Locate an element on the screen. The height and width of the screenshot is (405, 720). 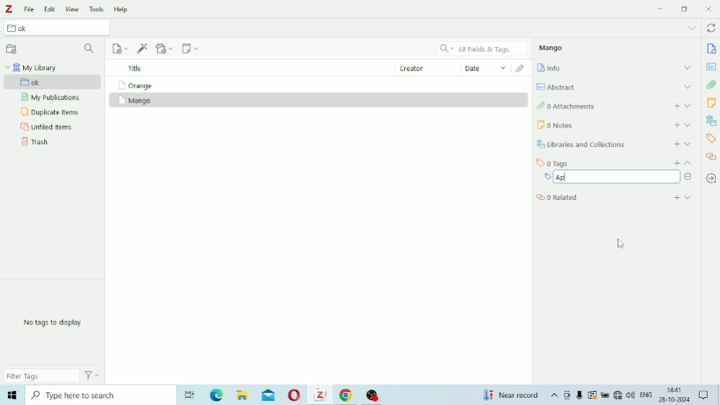
Libraries and Collections is located at coordinates (711, 121).